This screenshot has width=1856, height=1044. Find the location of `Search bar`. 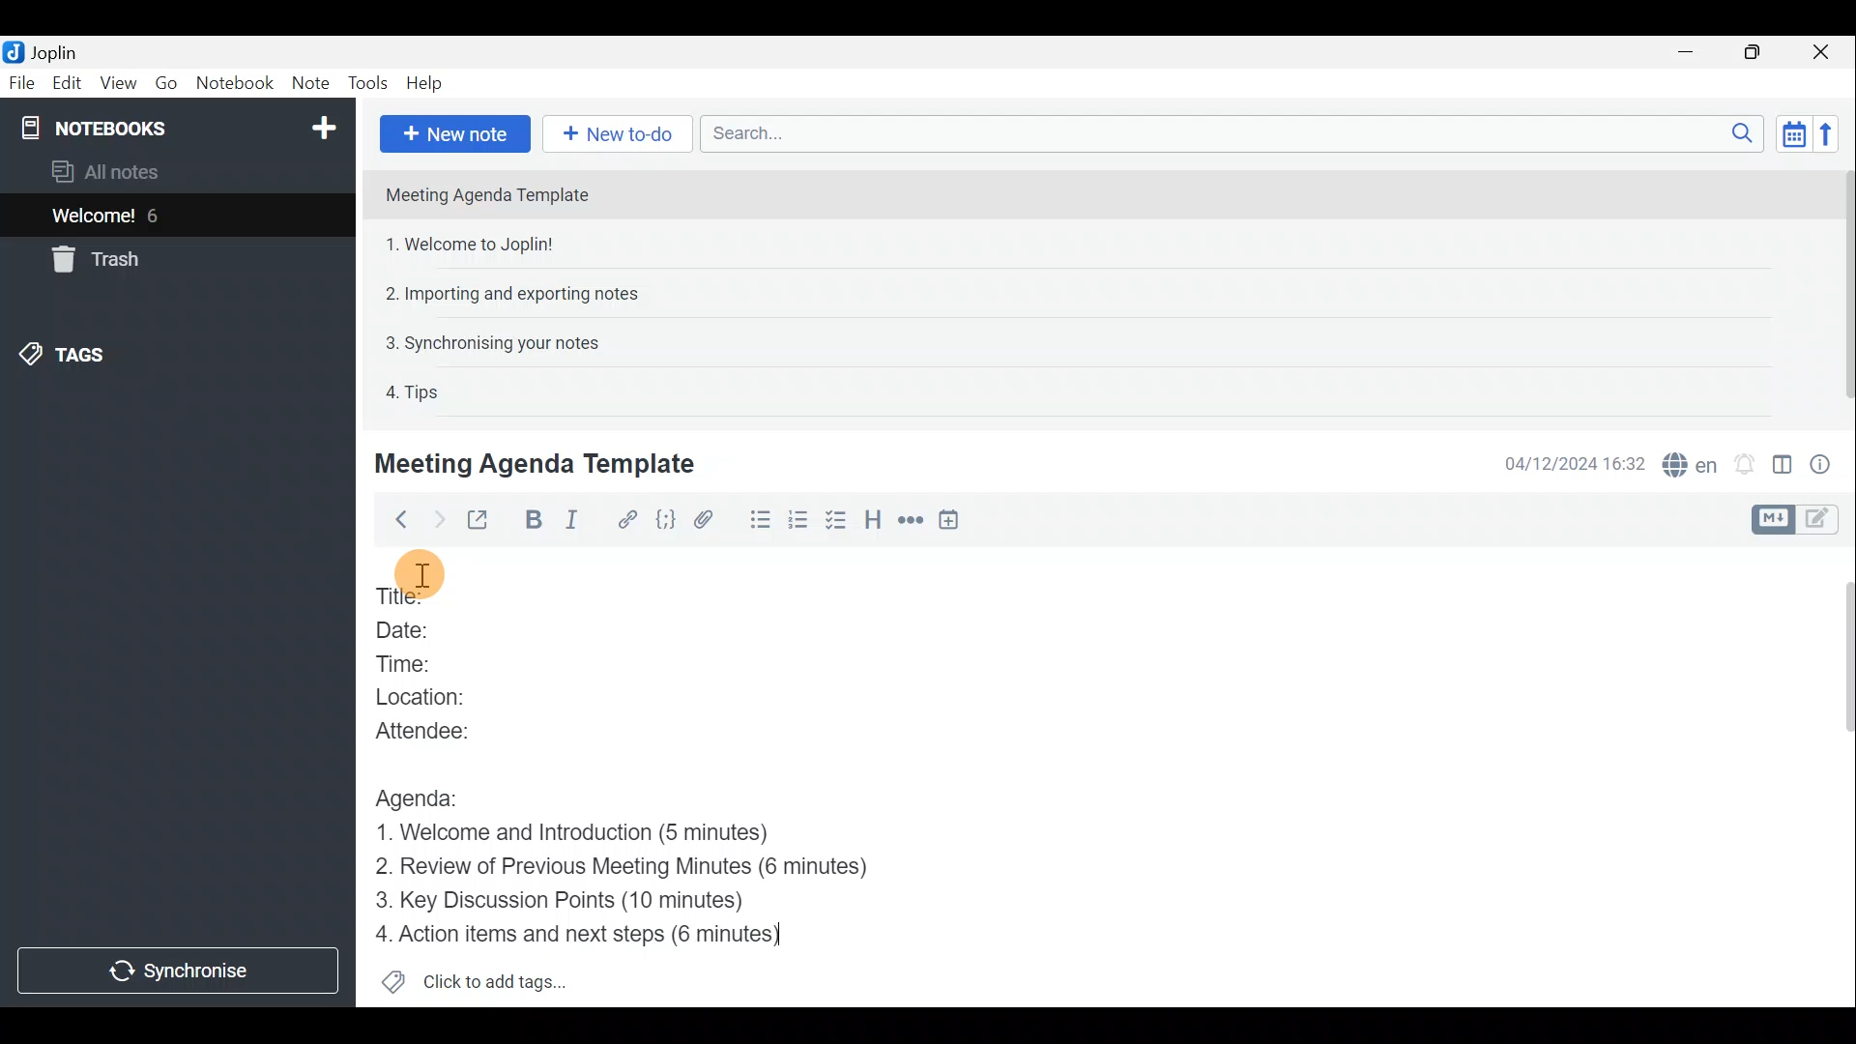

Search bar is located at coordinates (1227, 132).